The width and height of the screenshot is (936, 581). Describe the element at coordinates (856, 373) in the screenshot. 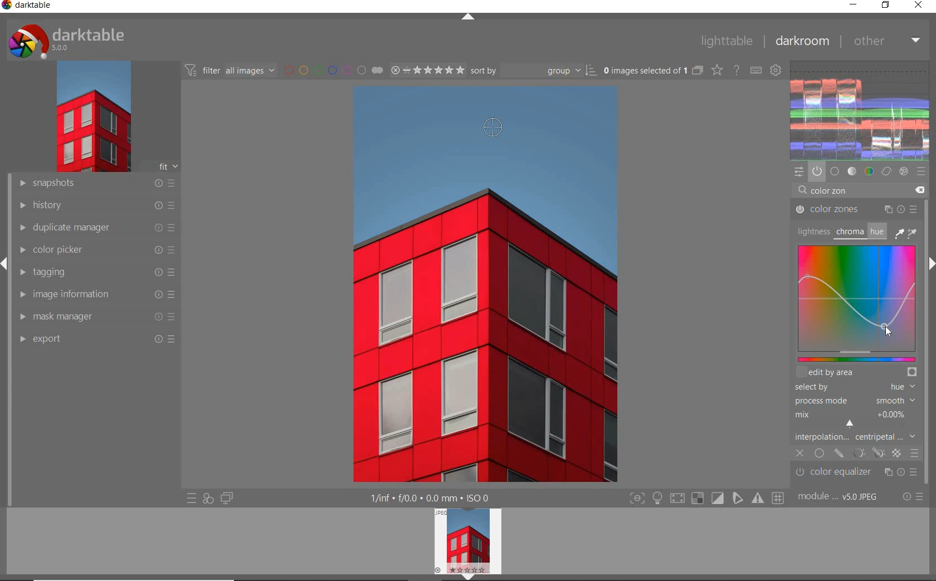

I see `EDIT BY AREA` at that location.